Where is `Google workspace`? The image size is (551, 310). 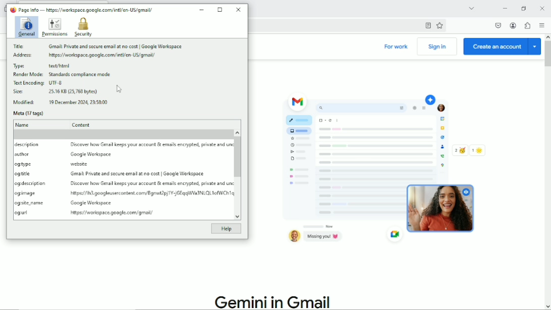
Google workspace is located at coordinates (92, 155).